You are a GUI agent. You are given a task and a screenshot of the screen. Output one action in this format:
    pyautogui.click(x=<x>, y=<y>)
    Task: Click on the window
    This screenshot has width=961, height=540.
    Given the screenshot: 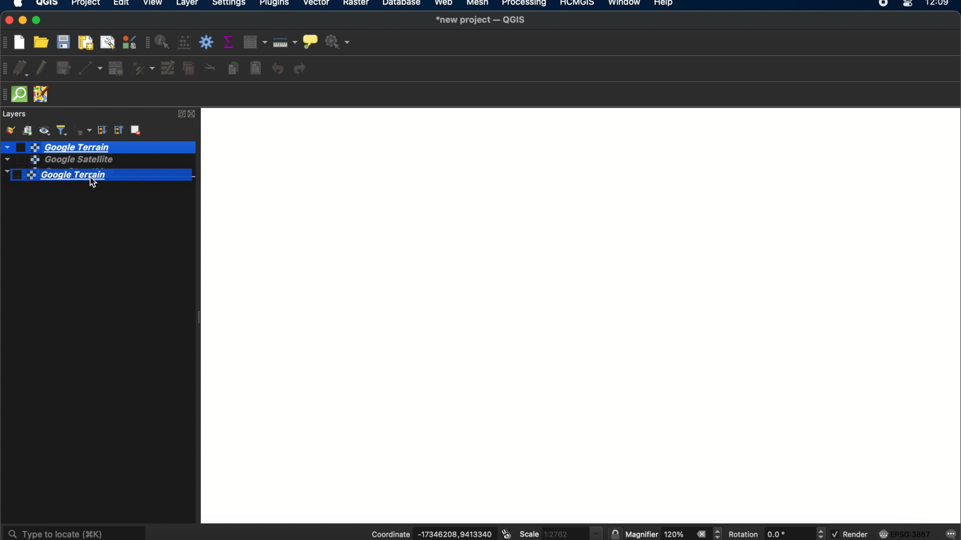 What is the action you would take?
    pyautogui.click(x=624, y=4)
    